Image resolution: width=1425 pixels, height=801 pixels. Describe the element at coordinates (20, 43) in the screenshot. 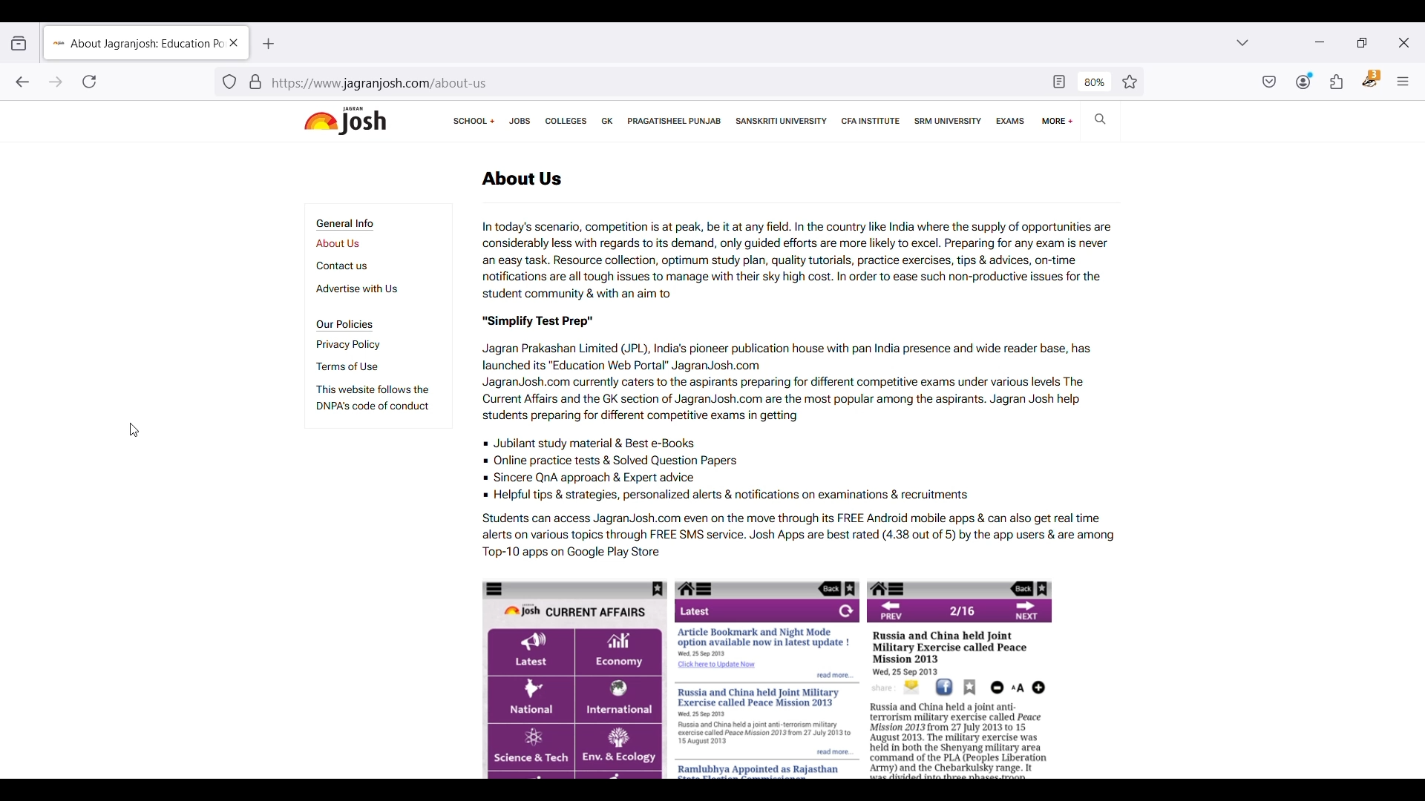

I see `View recent browsing across windows and devices` at that location.